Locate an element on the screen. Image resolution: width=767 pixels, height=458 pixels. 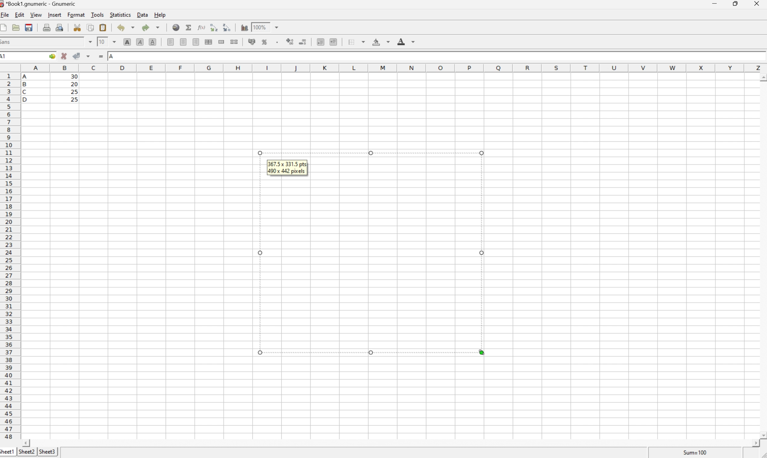
25 is located at coordinates (75, 99).